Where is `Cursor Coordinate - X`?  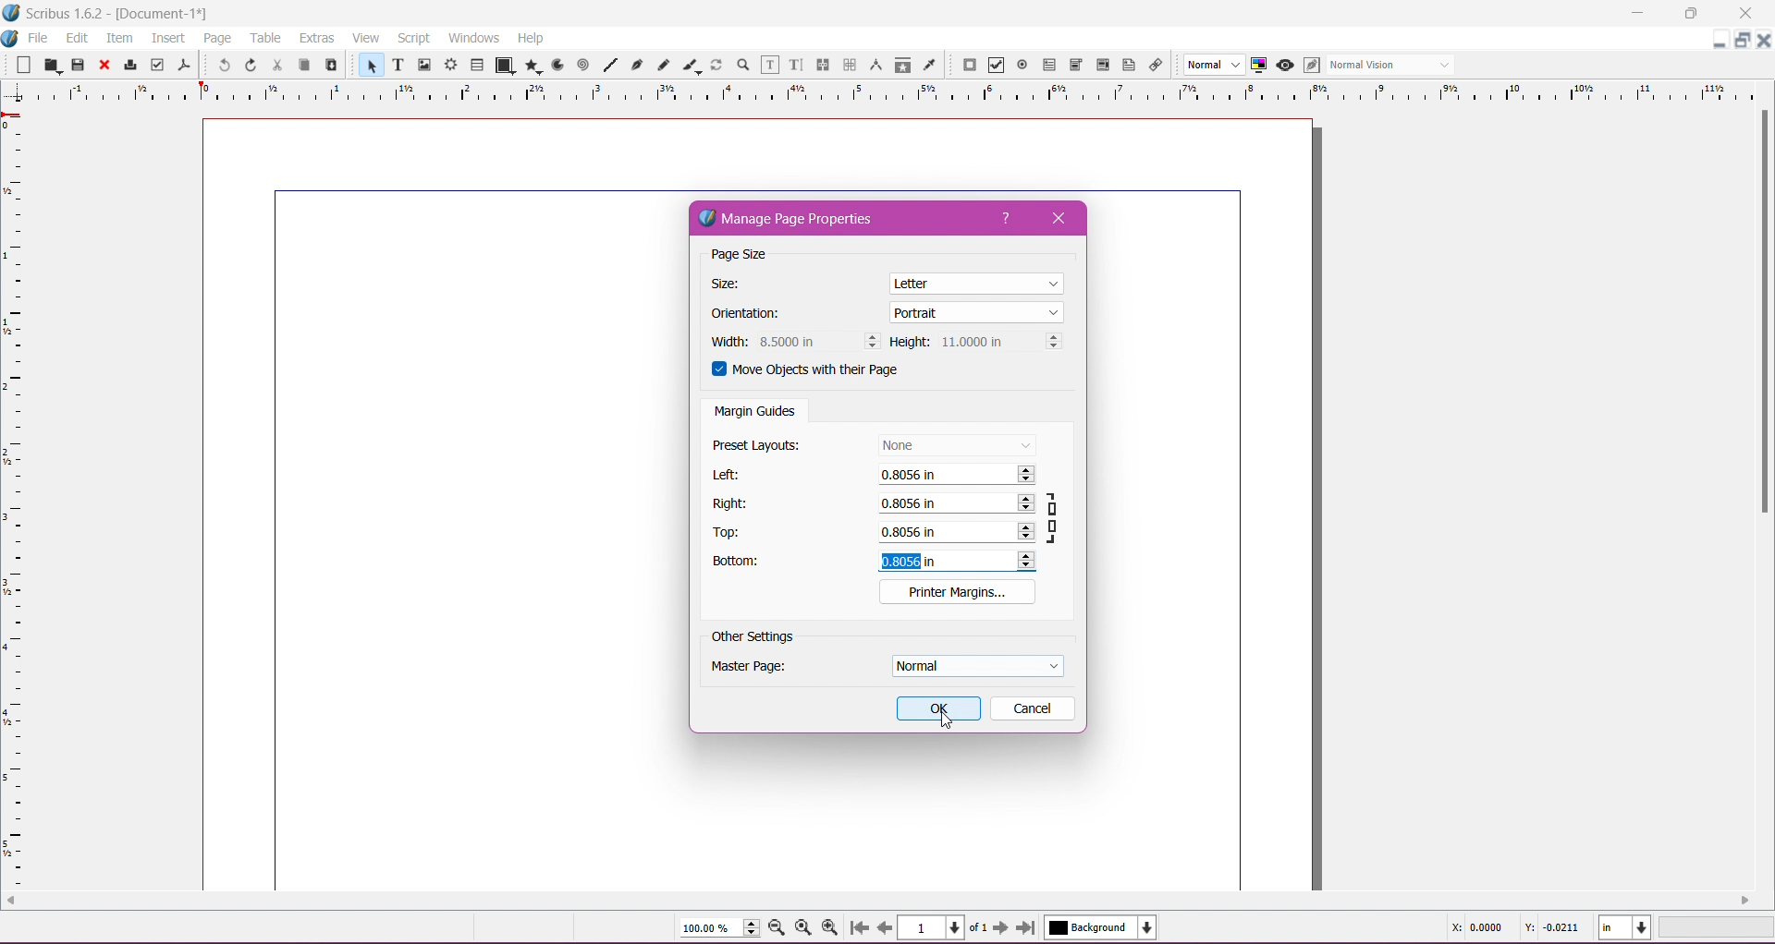 Cursor Coordinate - X is located at coordinates (1474, 927).